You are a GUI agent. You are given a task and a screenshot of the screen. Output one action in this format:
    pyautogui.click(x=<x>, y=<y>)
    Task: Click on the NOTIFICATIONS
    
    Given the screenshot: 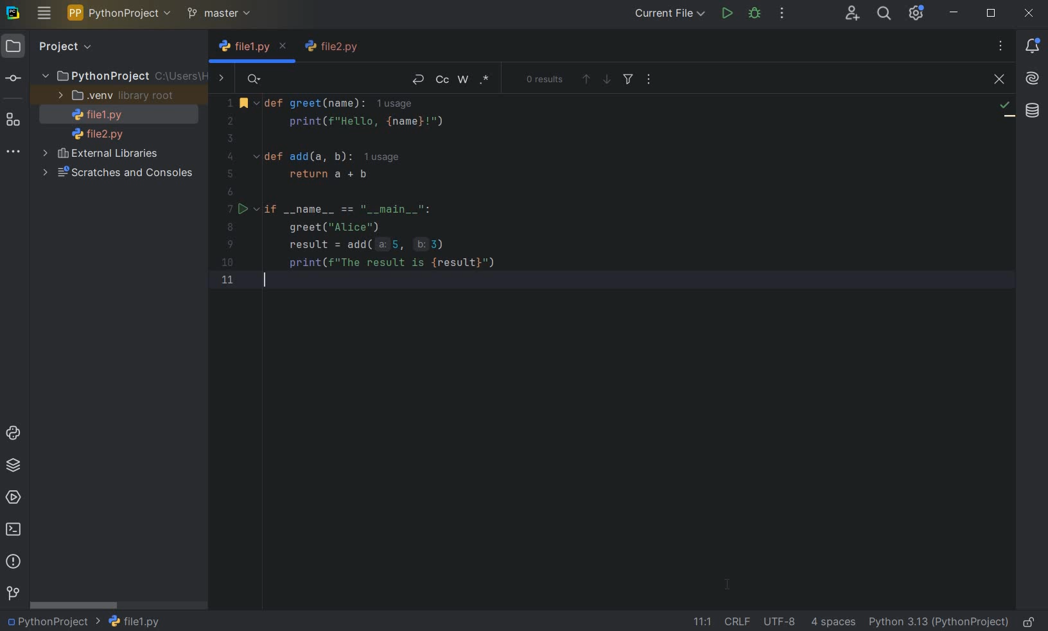 What is the action you would take?
    pyautogui.click(x=1033, y=46)
    